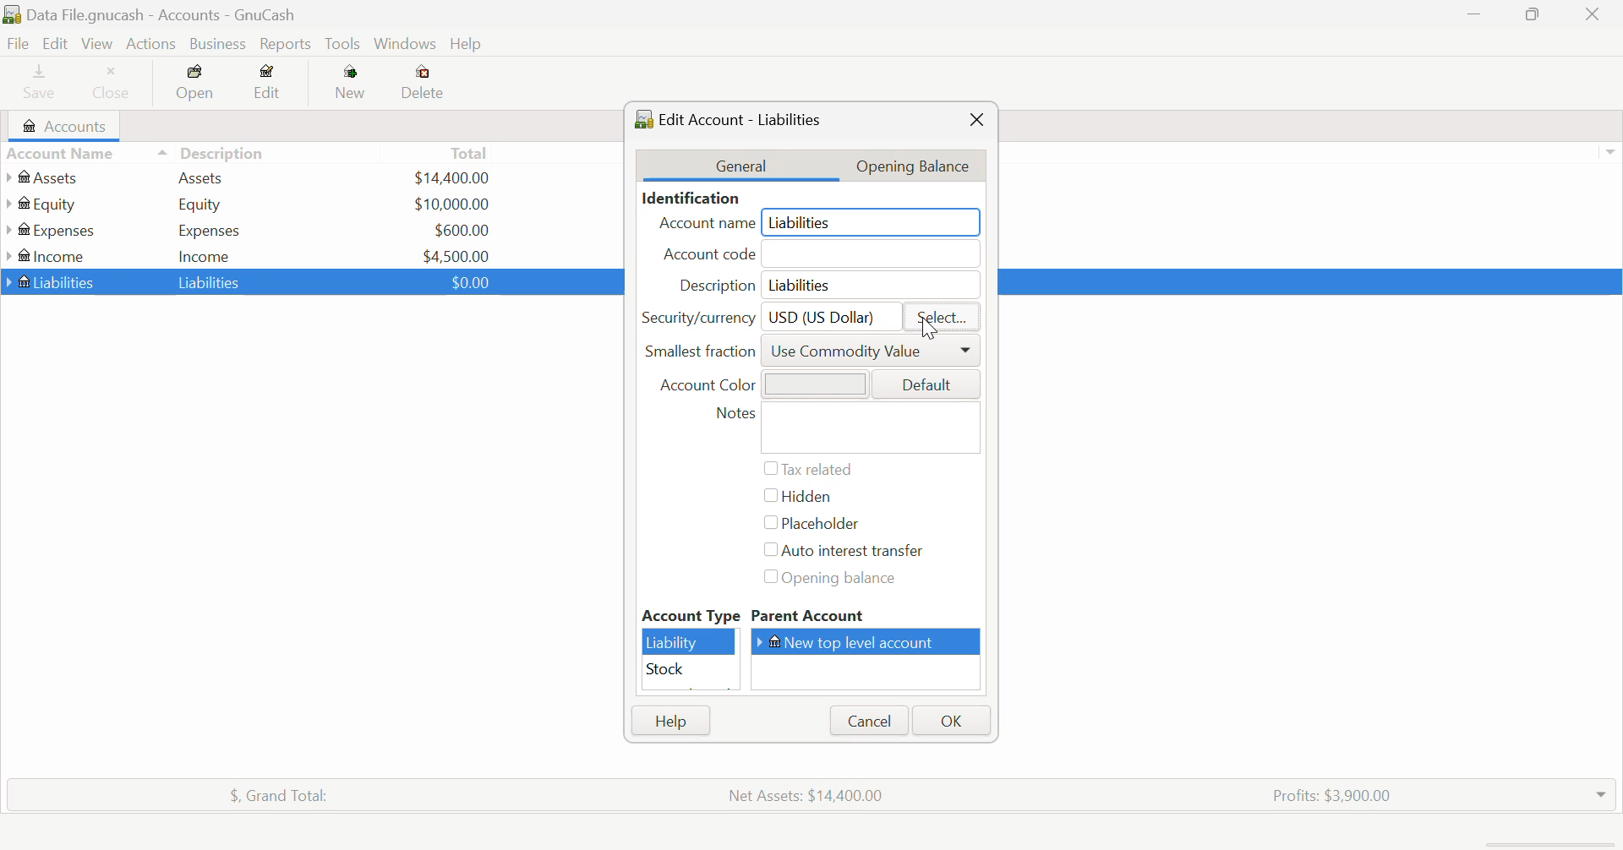 This screenshot has width=1623, height=850. What do you see at coordinates (197, 85) in the screenshot?
I see `Open` at bounding box center [197, 85].